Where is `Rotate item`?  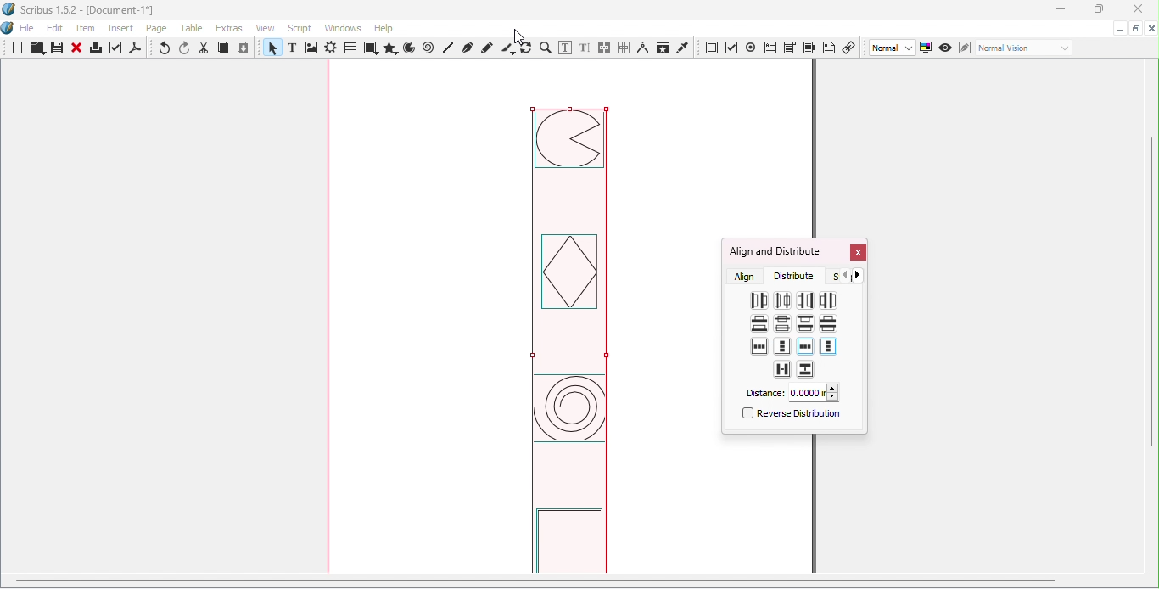 Rotate item is located at coordinates (526, 48).